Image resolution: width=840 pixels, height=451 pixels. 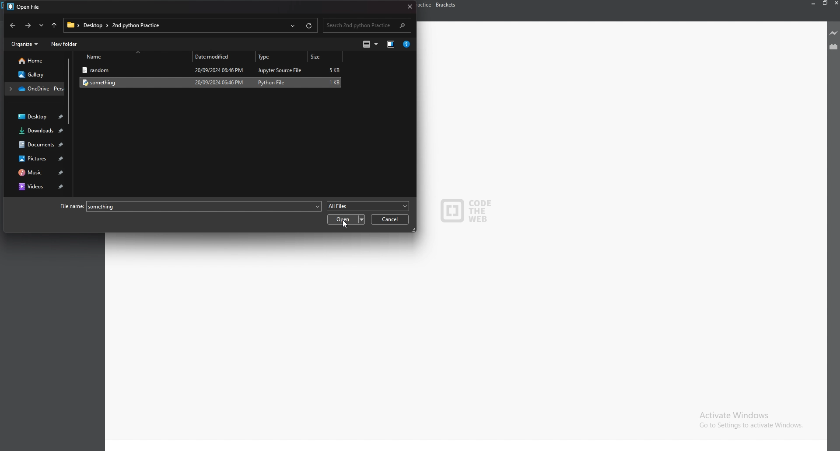 I want to click on open file, so click(x=25, y=8).